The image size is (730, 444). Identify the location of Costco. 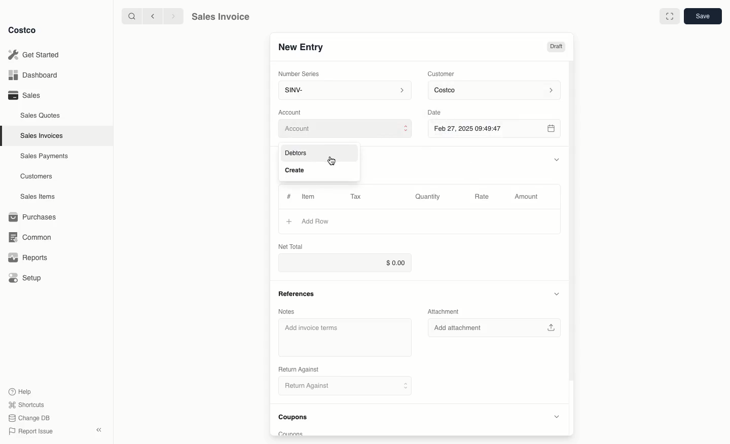
(496, 91).